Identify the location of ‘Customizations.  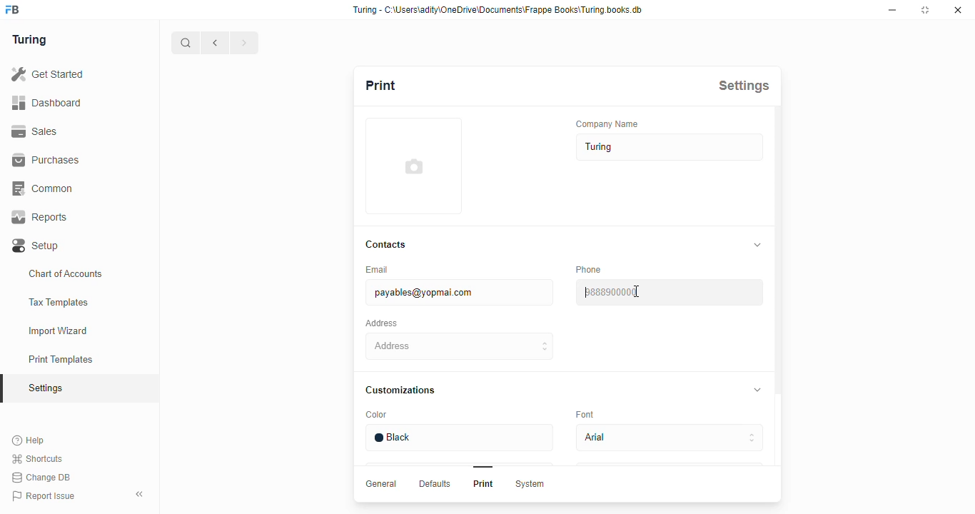
(403, 390).